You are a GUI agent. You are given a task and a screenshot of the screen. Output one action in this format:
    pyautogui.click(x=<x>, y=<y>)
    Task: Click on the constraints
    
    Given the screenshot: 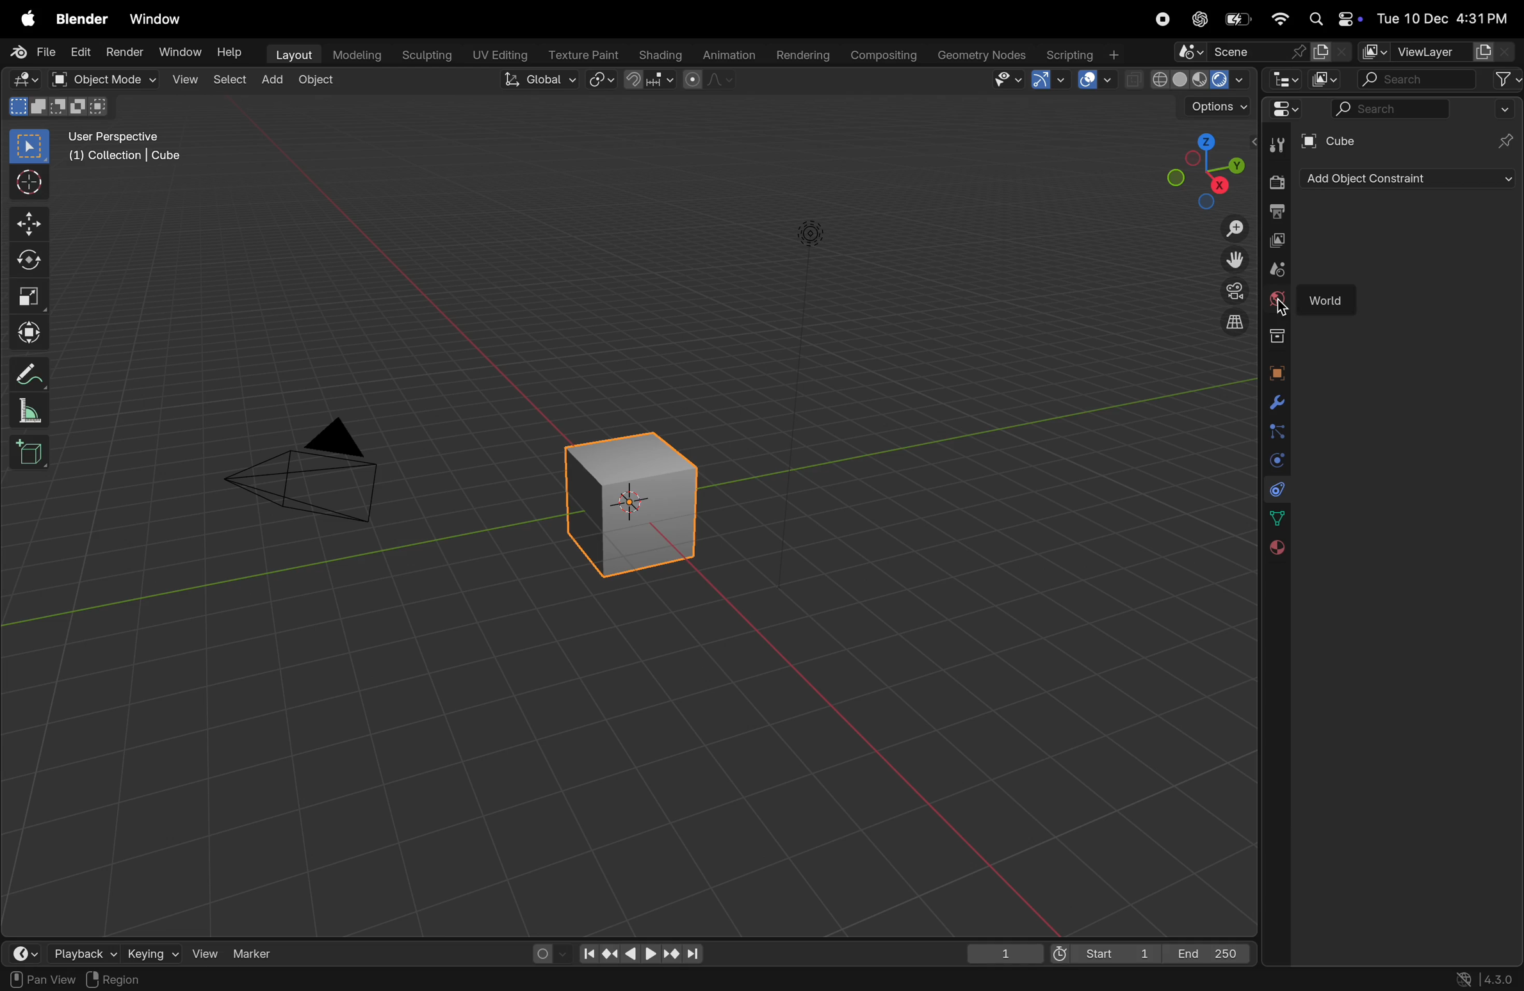 What is the action you would take?
    pyautogui.click(x=1275, y=489)
    